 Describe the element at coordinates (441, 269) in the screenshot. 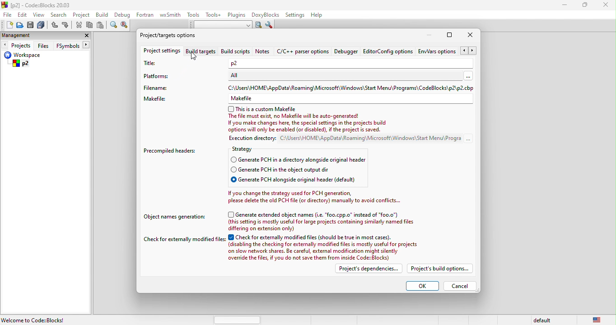

I see `projects build options` at that location.